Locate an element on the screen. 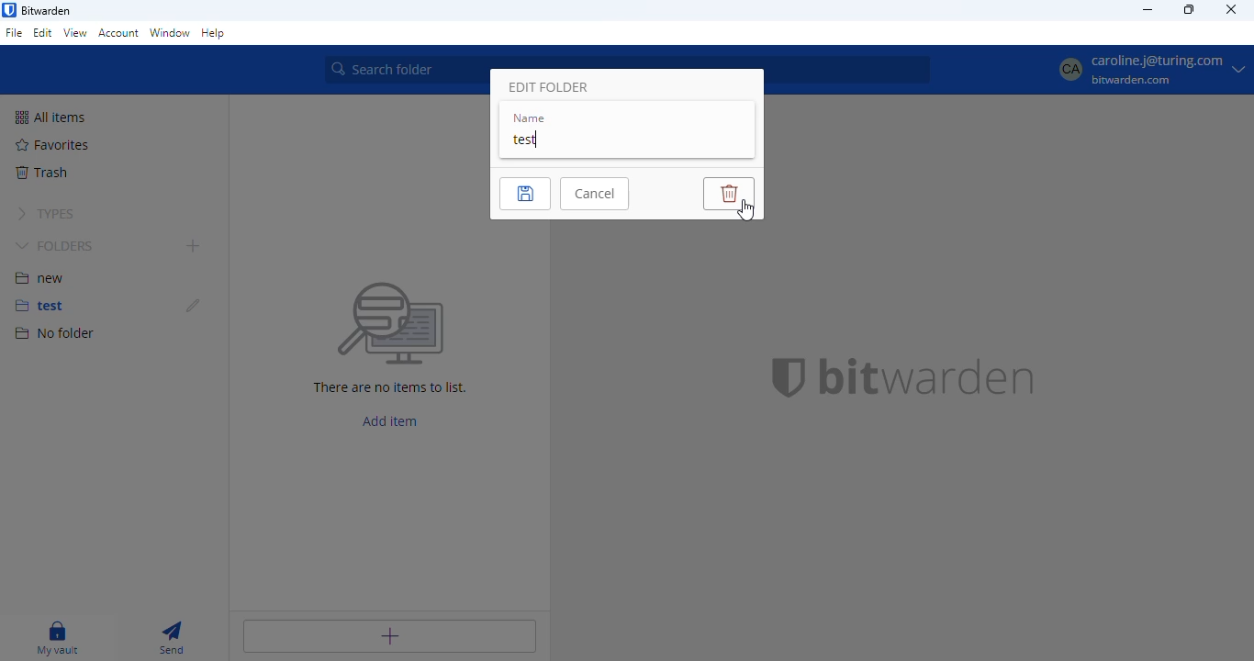  logo is located at coordinates (9, 10).